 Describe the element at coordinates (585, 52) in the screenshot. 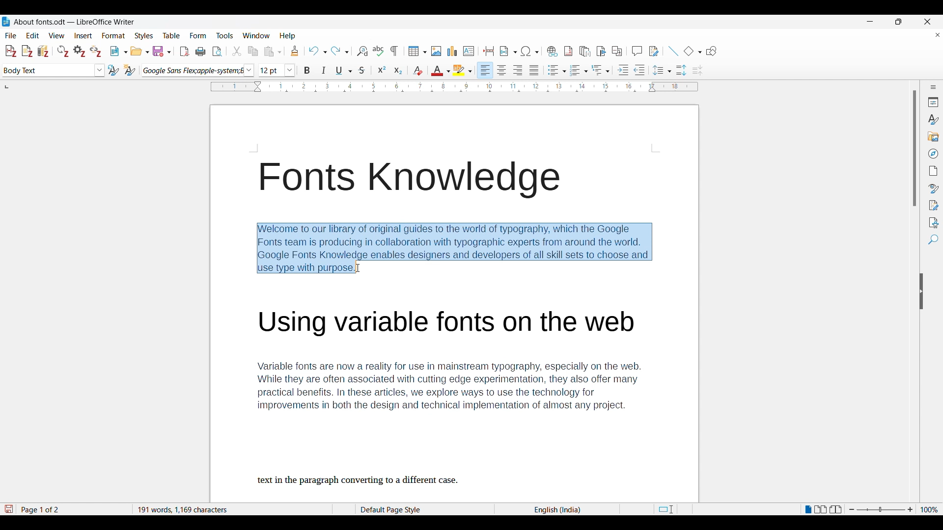

I see `Insert endnote` at that location.